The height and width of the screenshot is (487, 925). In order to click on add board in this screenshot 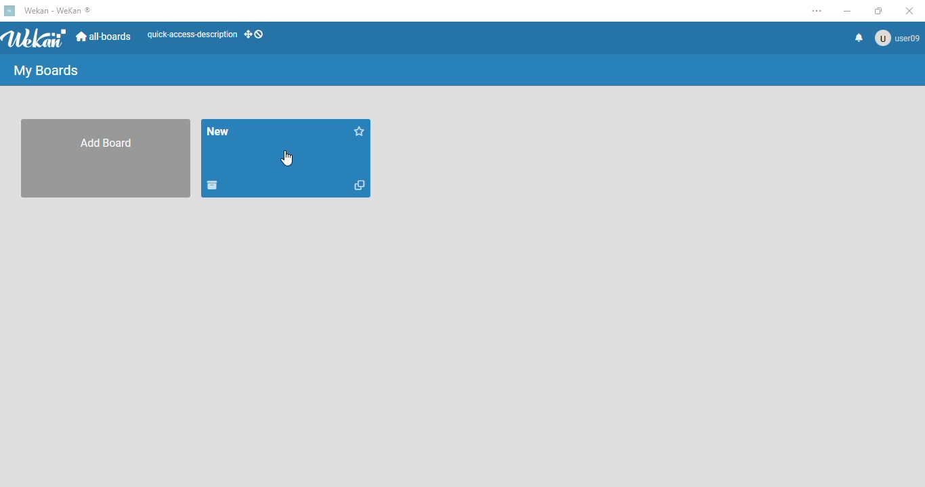, I will do `click(105, 159)`.